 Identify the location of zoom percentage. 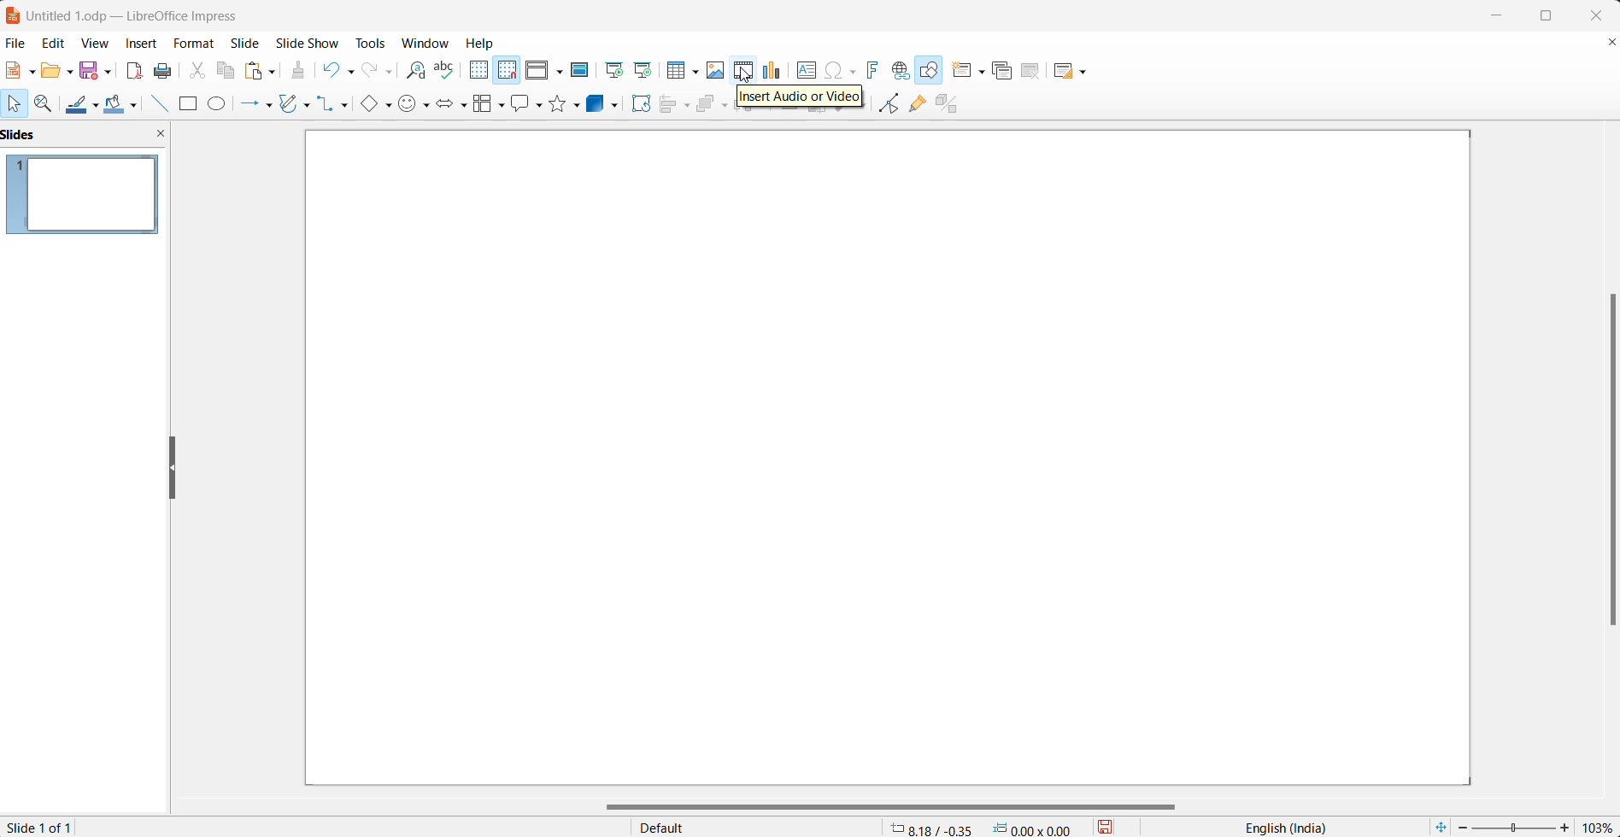
(1599, 826).